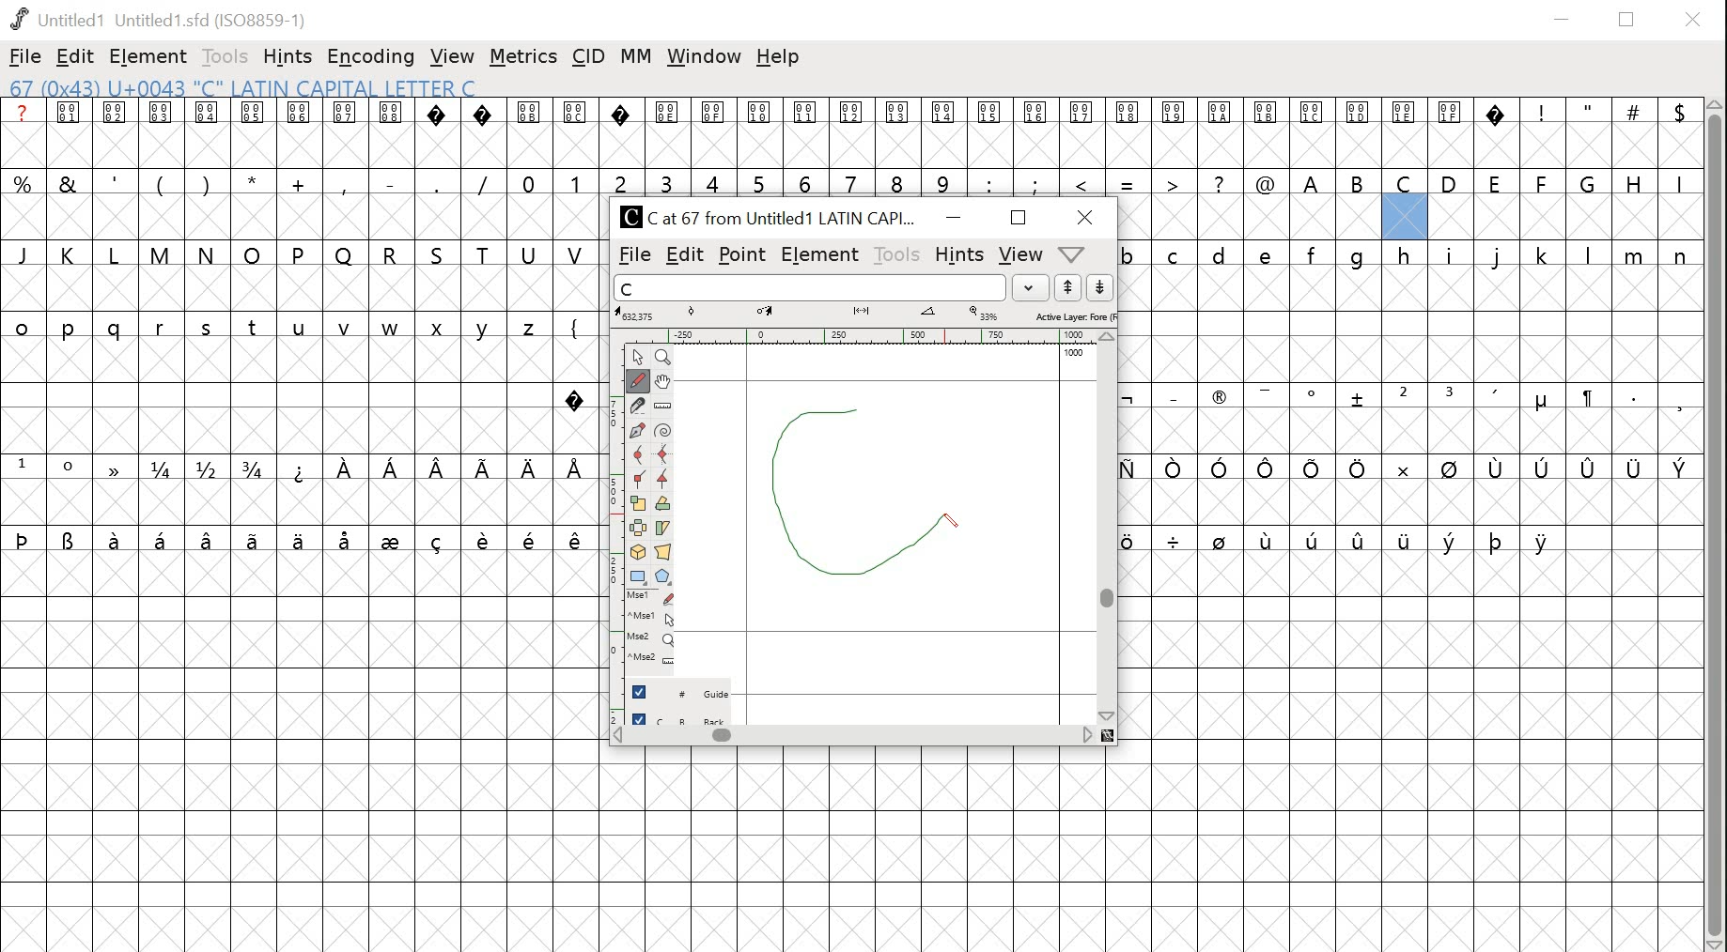 The image size is (1727, 952). Describe the element at coordinates (666, 357) in the screenshot. I see `zoom` at that location.